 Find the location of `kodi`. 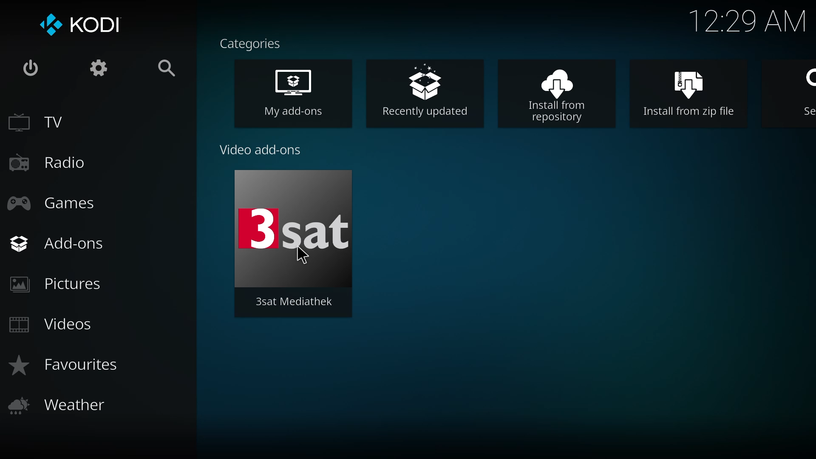

kodi is located at coordinates (82, 25).